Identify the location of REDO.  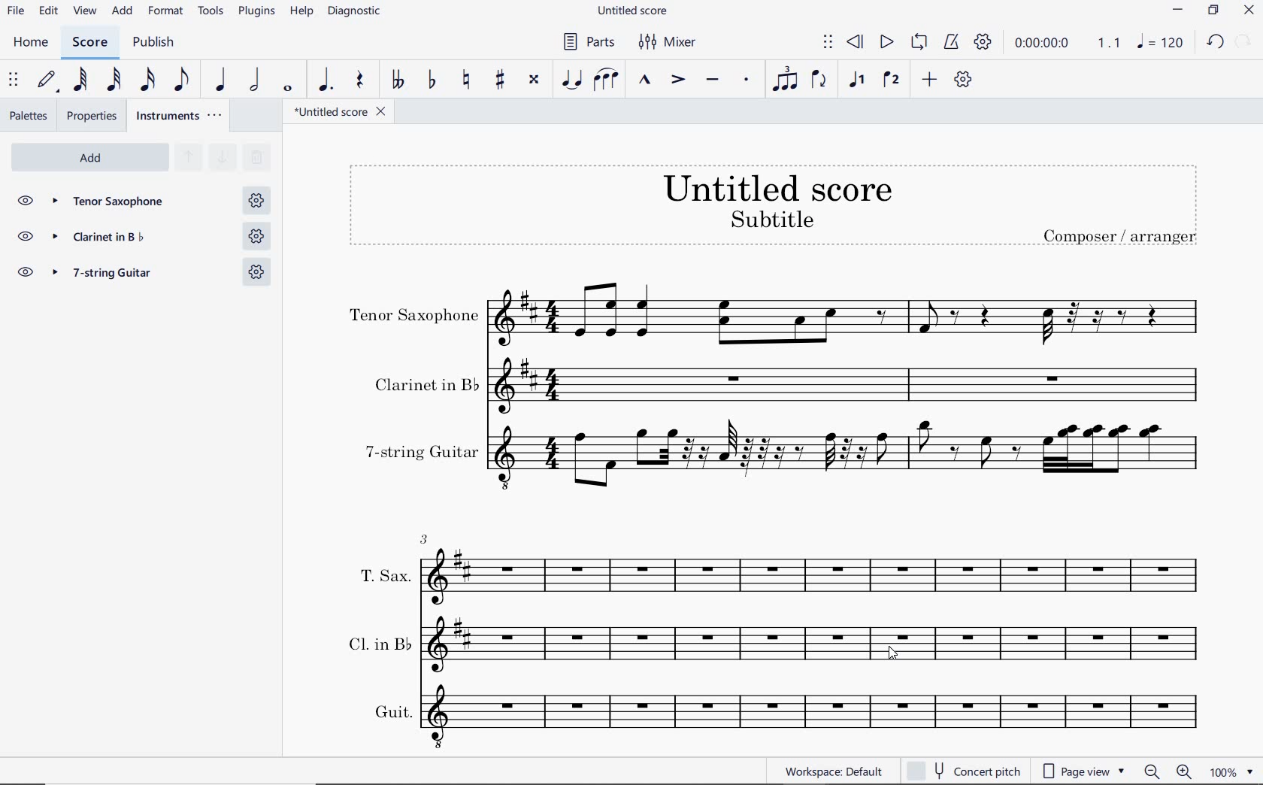
(1242, 42).